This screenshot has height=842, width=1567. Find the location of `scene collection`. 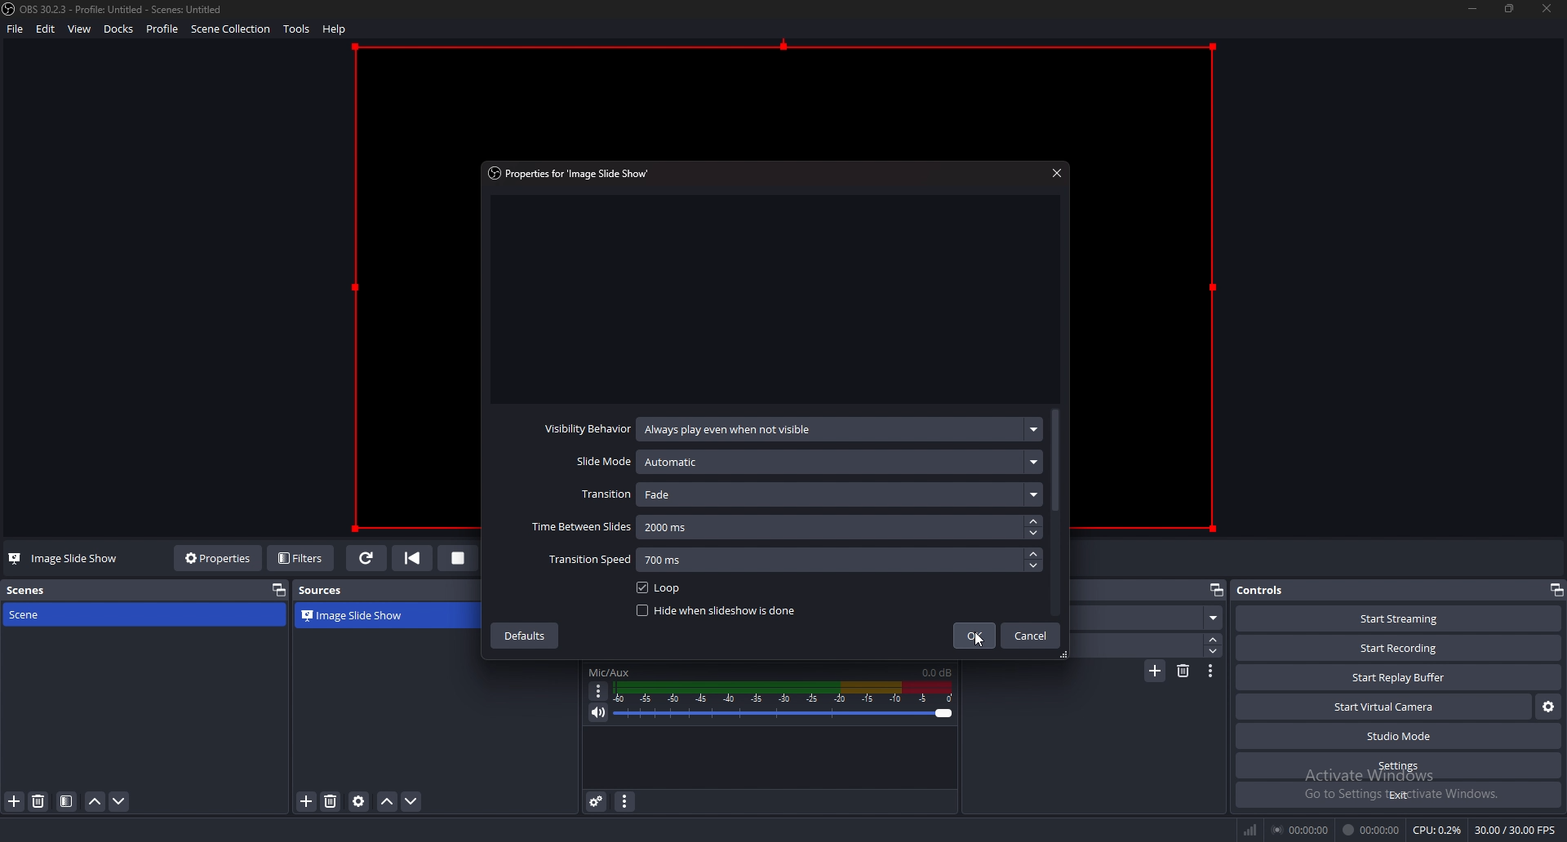

scene collection is located at coordinates (233, 29).